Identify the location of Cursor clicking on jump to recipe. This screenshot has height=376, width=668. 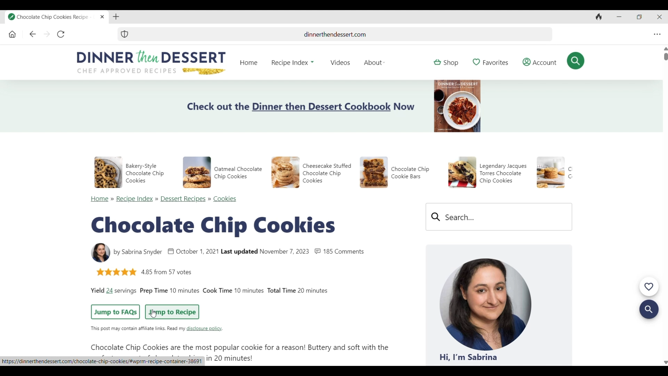
(153, 313).